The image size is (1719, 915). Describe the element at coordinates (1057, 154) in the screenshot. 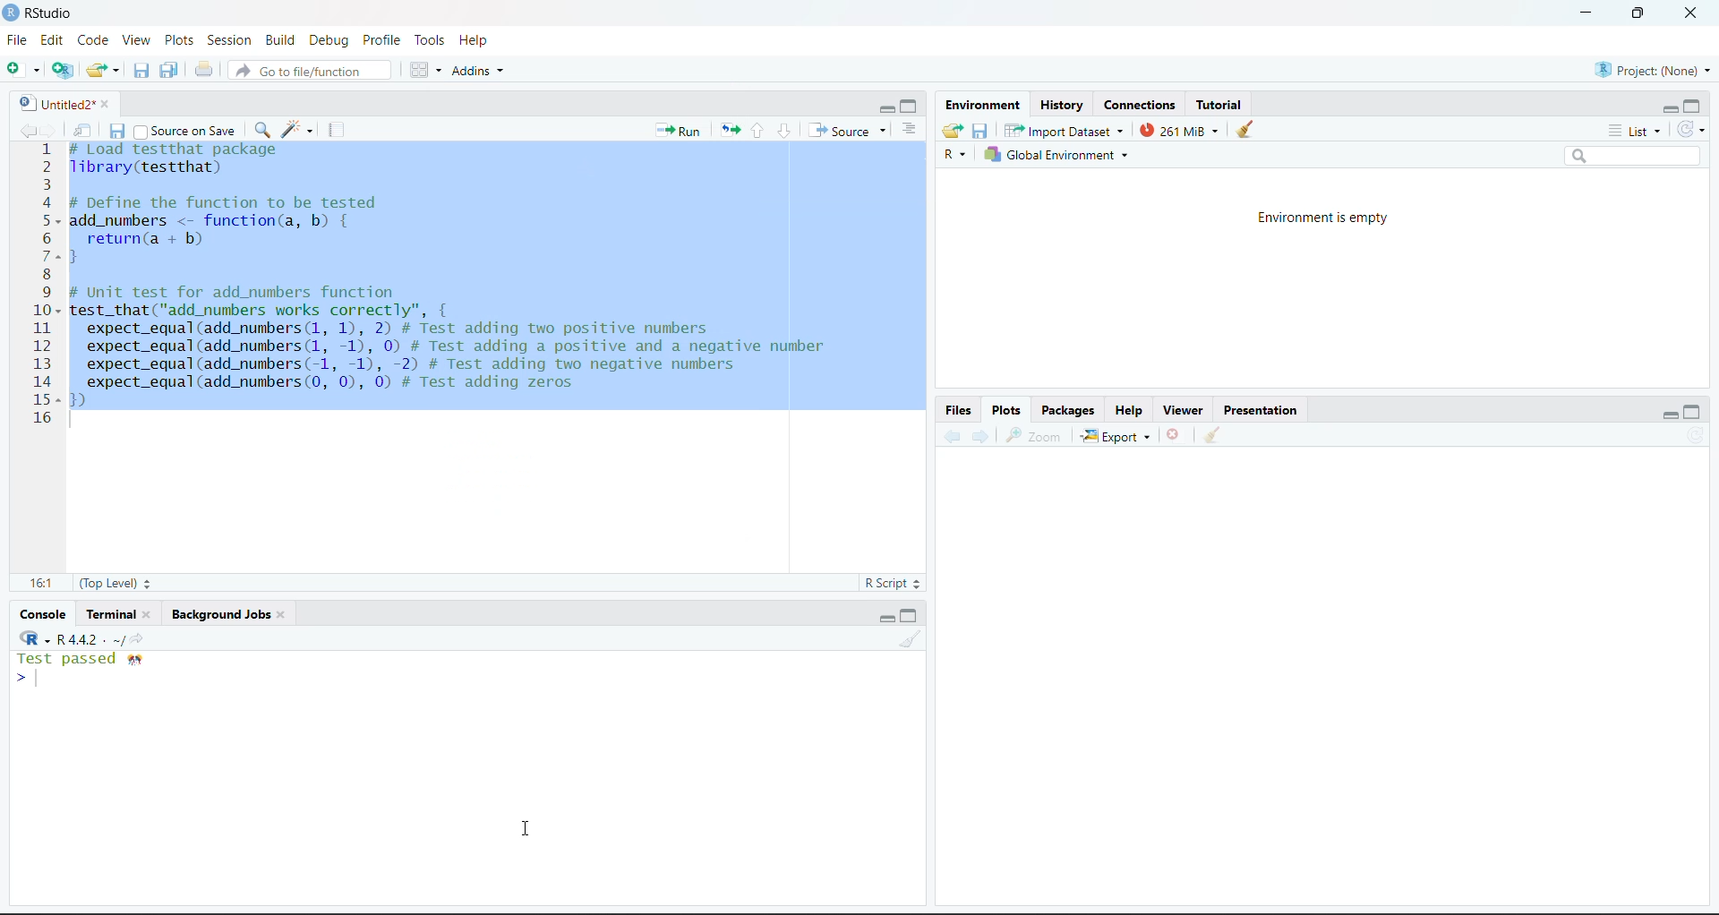

I see `Global Environment` at that location.